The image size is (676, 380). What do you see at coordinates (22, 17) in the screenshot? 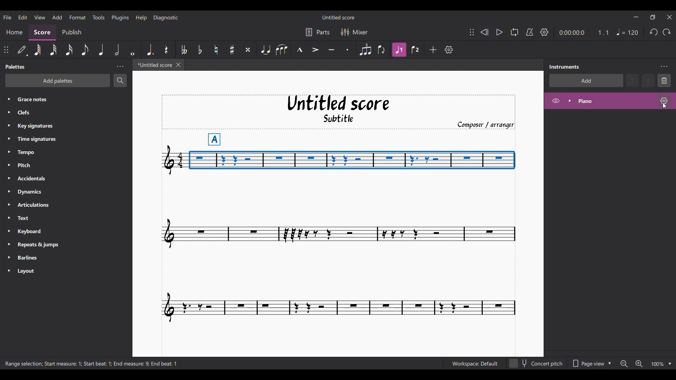
I see `Edit menu` at bounding box center [22, 17].